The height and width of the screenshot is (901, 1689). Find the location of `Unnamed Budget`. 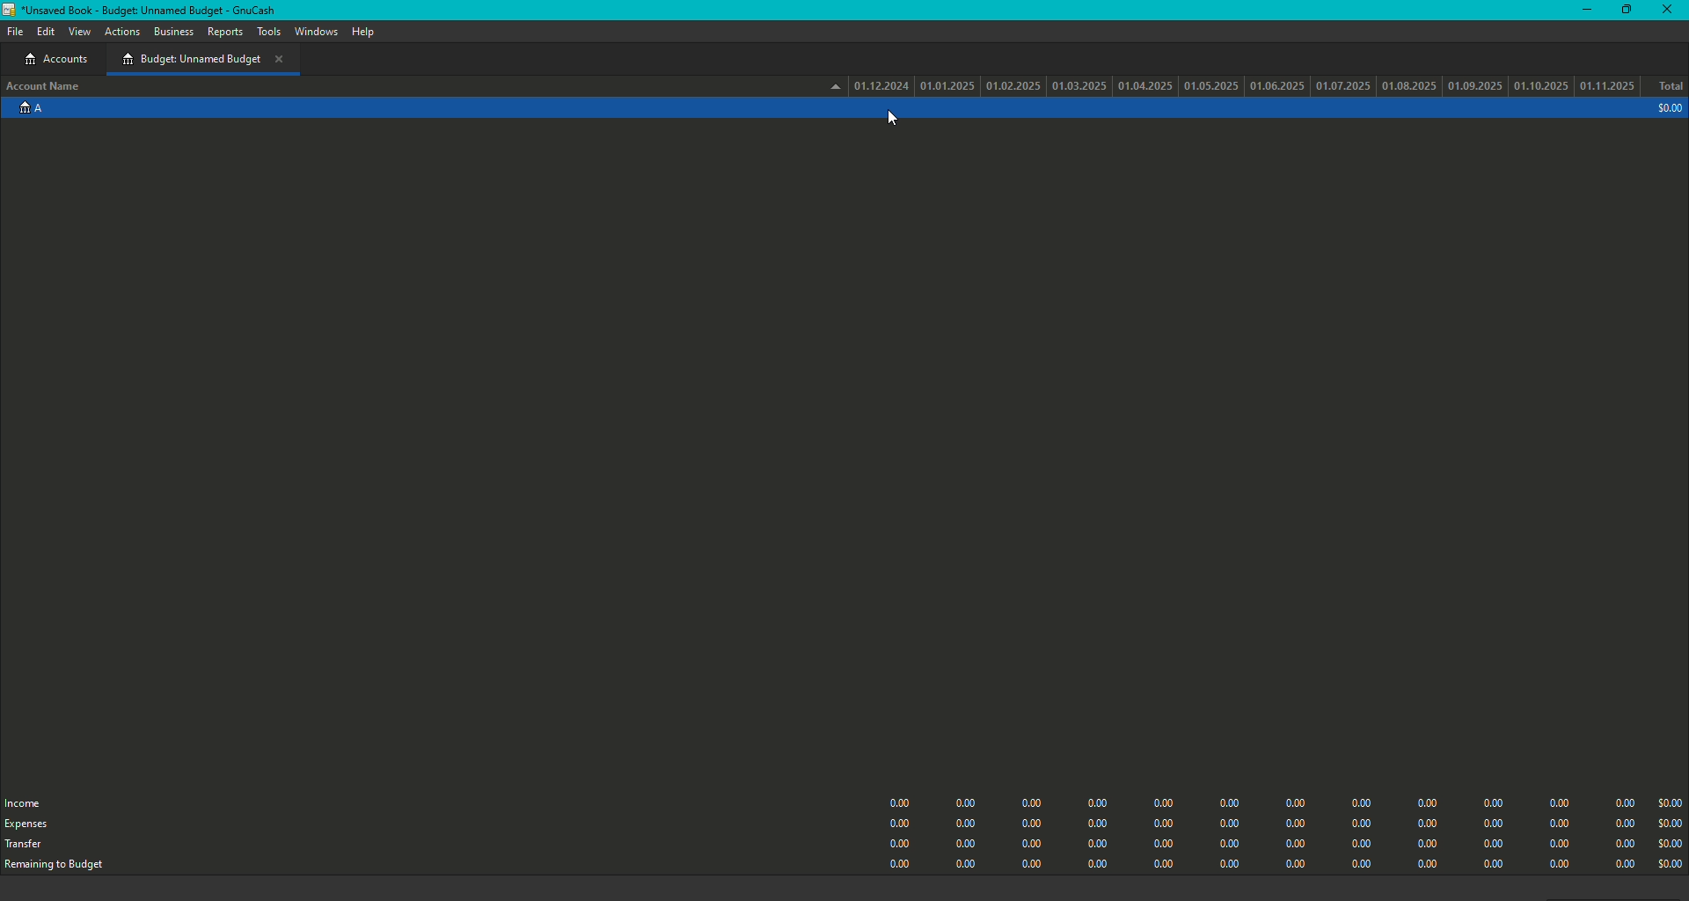

Unnamed Budget is located at coordinates (202, 59).